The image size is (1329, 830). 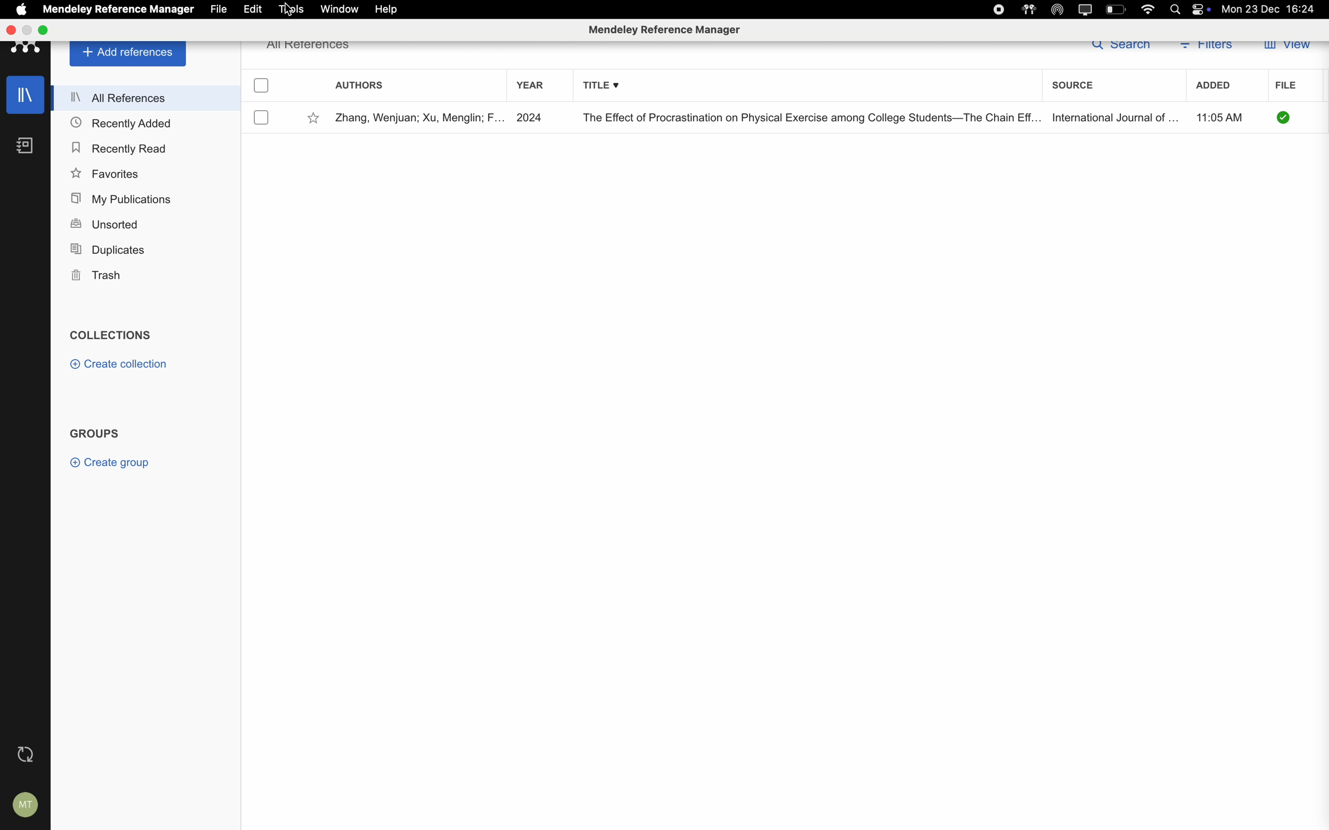 I want to click on hour, so click(x=1224, y=115).